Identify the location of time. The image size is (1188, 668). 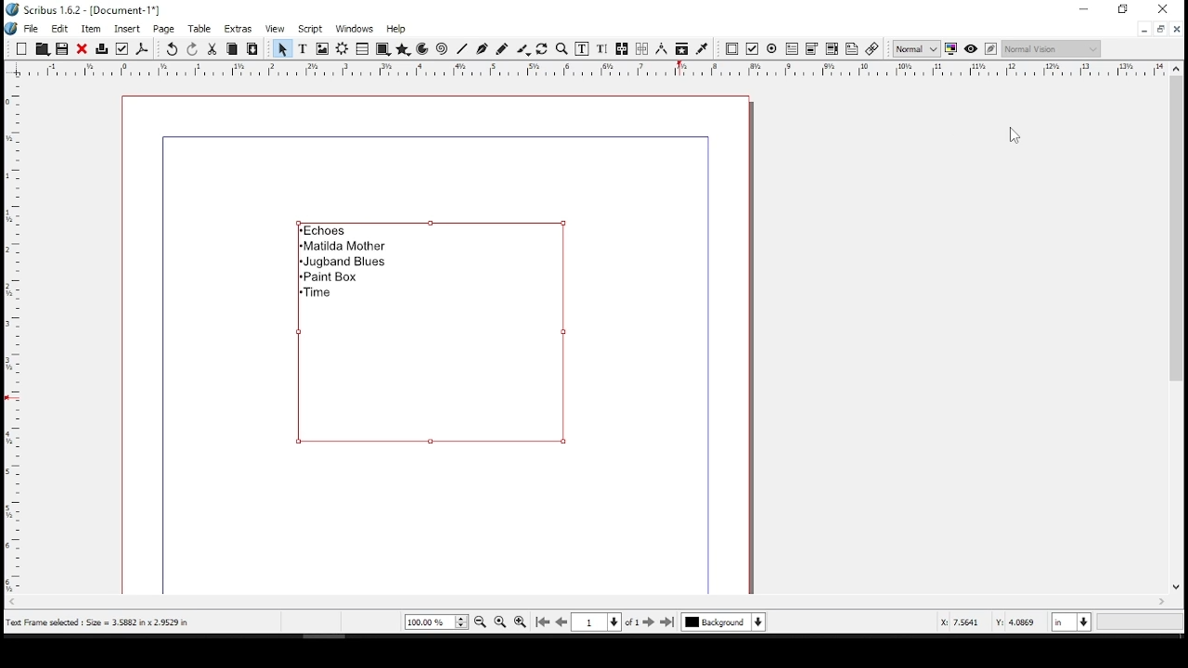
(318, 293).